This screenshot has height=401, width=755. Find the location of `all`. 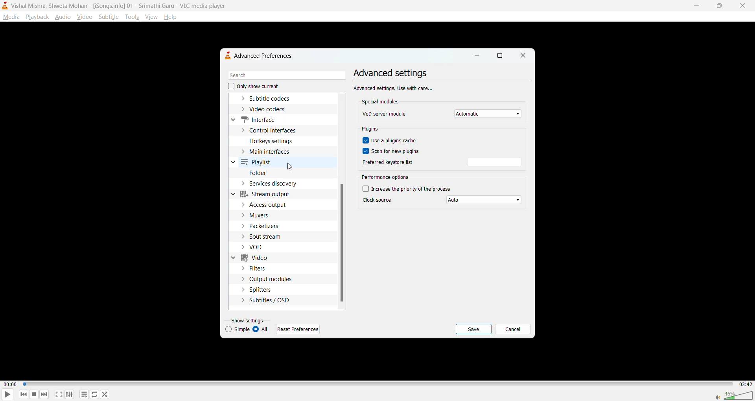

all is located at coordinates (262, 329).